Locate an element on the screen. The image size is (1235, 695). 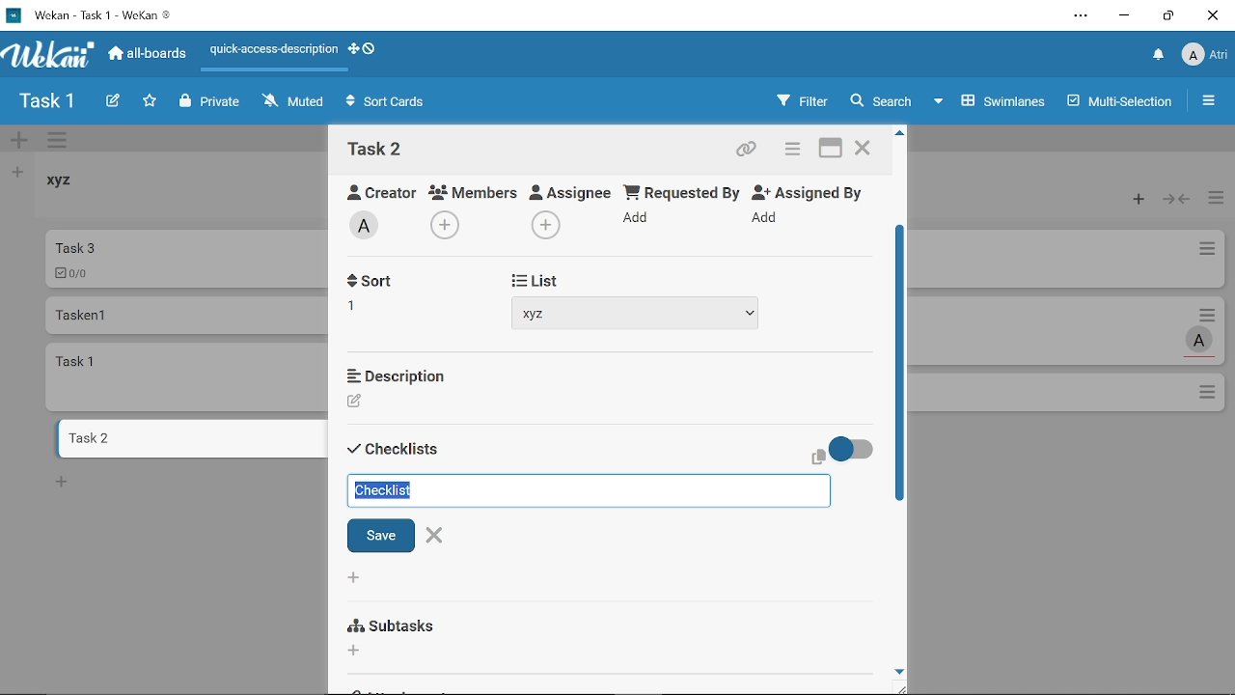
Task assigned to is located at coordinates (1201, 340).